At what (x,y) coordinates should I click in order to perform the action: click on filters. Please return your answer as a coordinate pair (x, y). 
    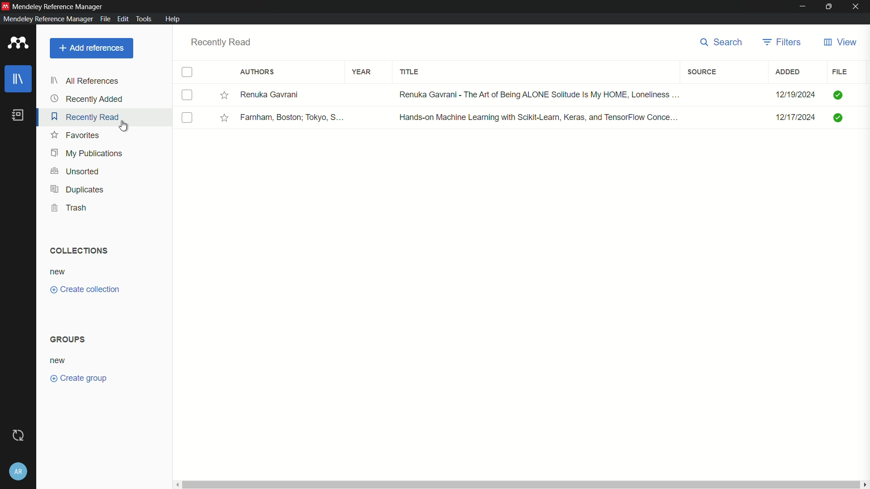
    Looking at the image, I should click on (783, 43).